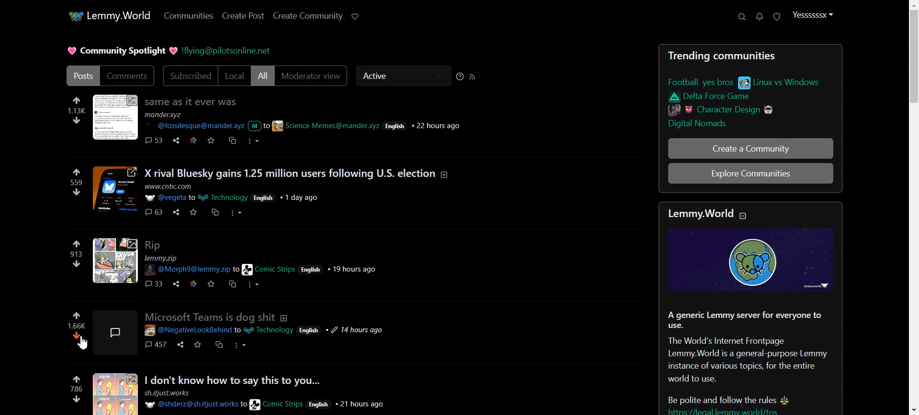 This screenshot has width=919, height=415. Describe the element at coordinates (76, 264) in the screenshot. I see `down` at that location.